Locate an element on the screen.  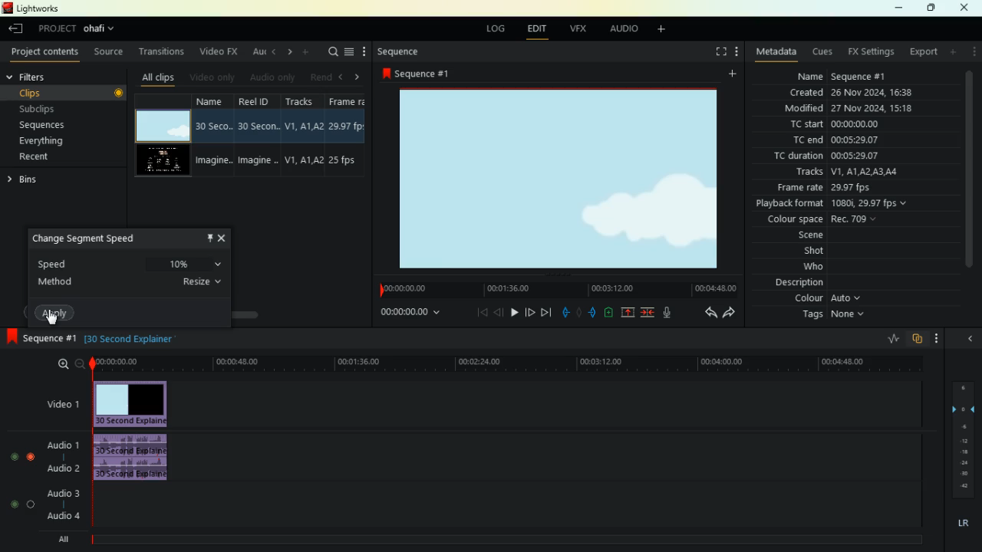
audio only is located at coordinates (273, 77).